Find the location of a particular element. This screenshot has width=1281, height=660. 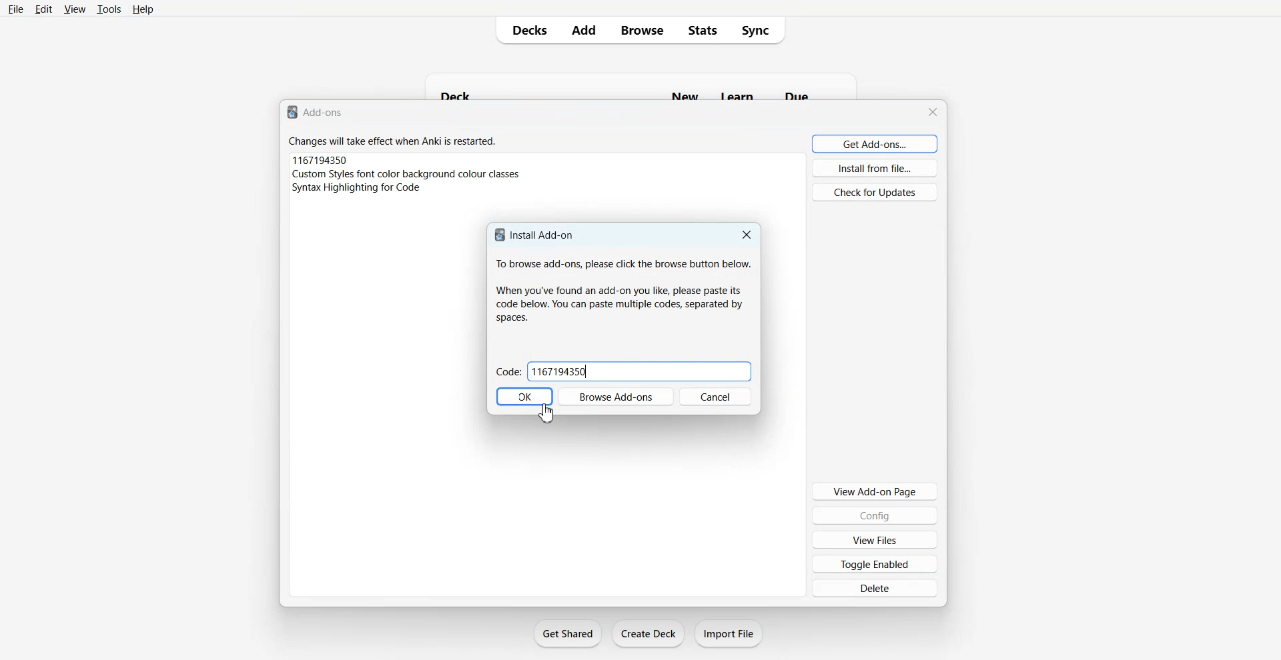

Install from file is located at coordinates (876, 168).